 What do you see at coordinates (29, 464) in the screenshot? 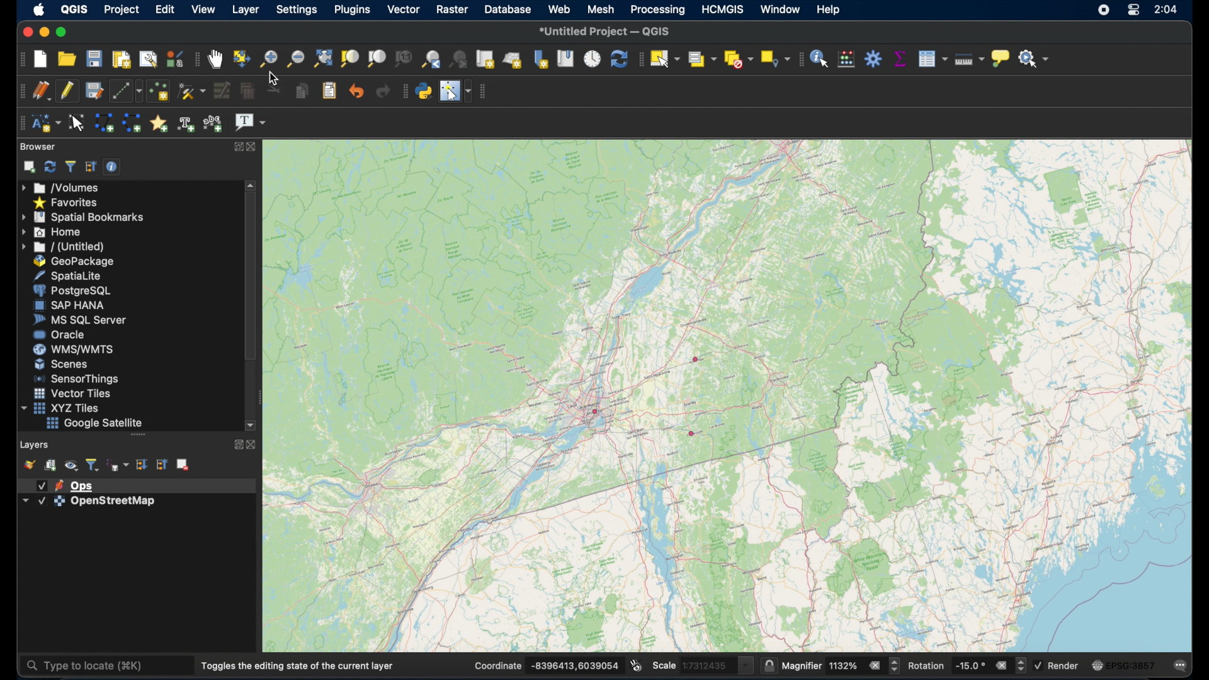
I see `open layer styling panel` at bounding box center [29, 464].